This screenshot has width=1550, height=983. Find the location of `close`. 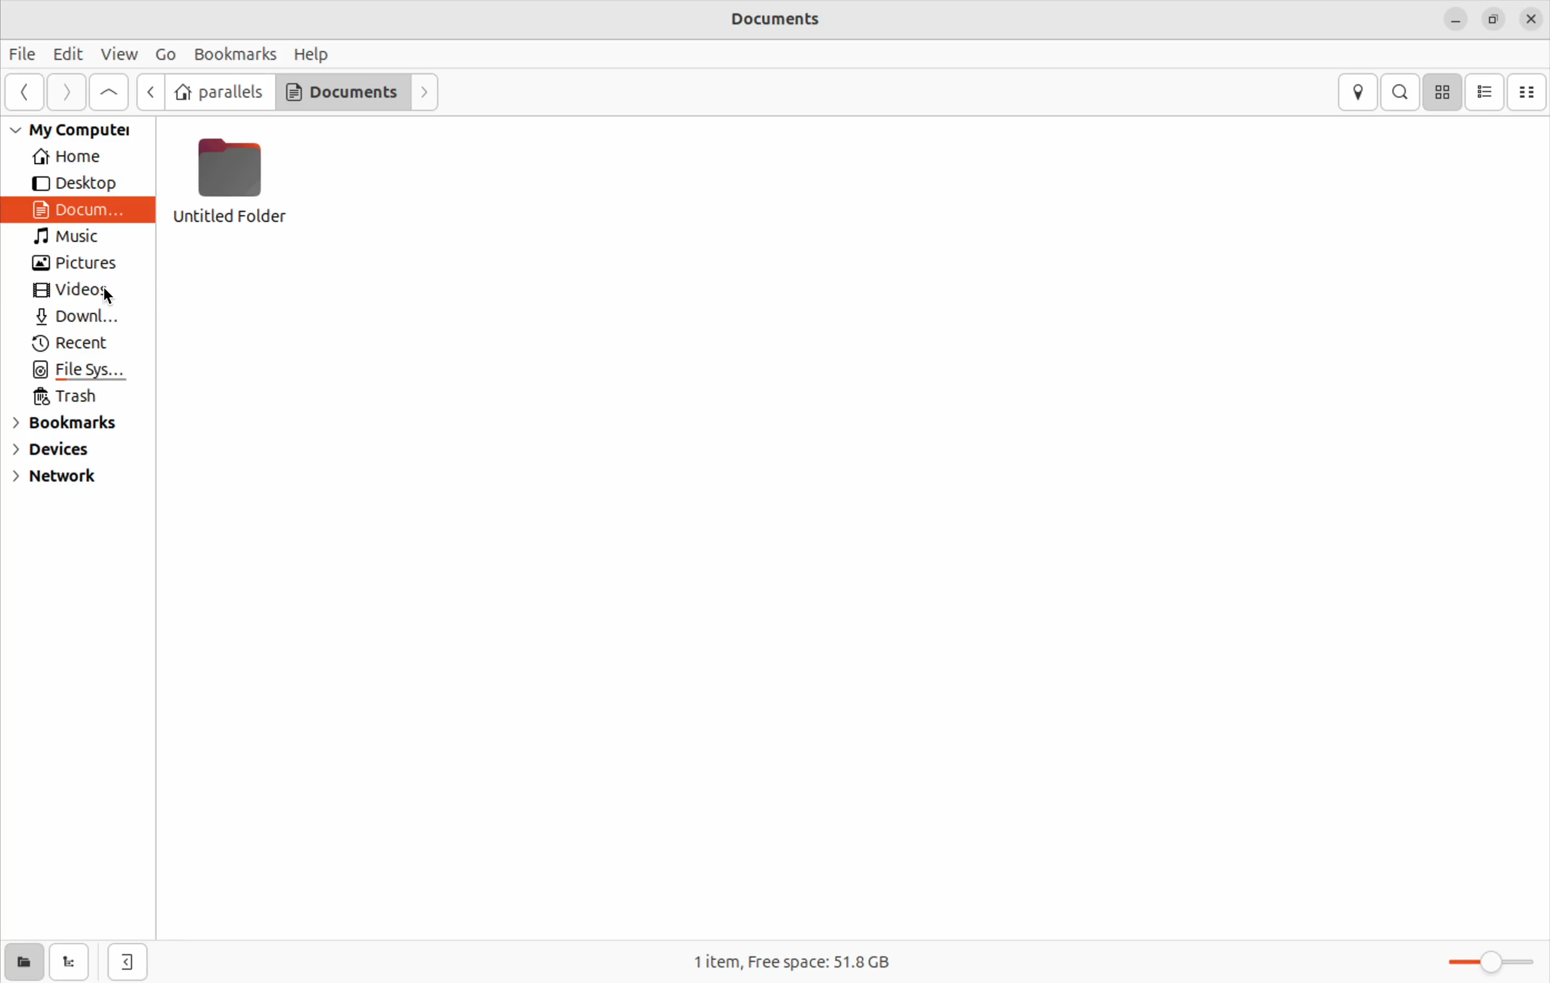

close is located at coordinates (1533, 17).